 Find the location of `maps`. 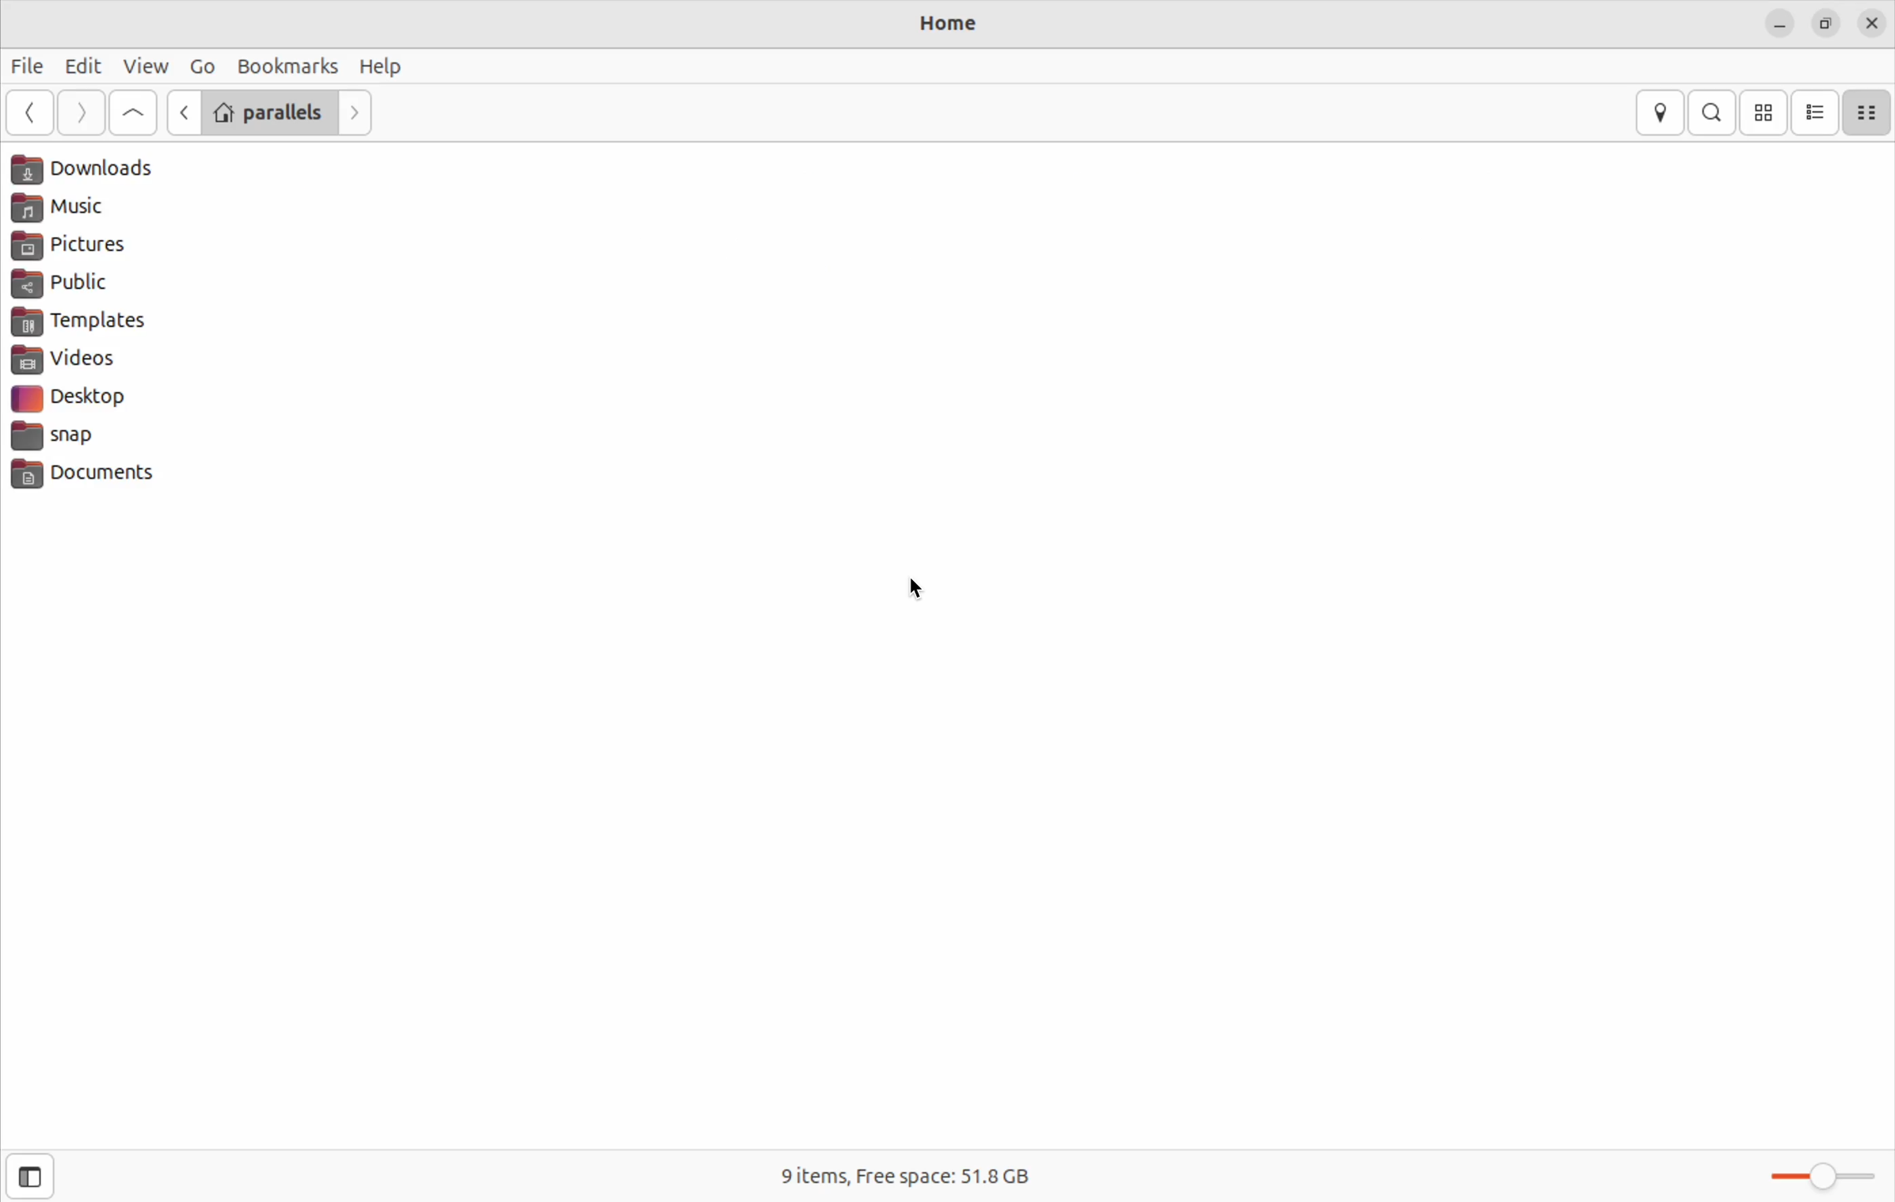

maps is located at coordinates (1659, 113).